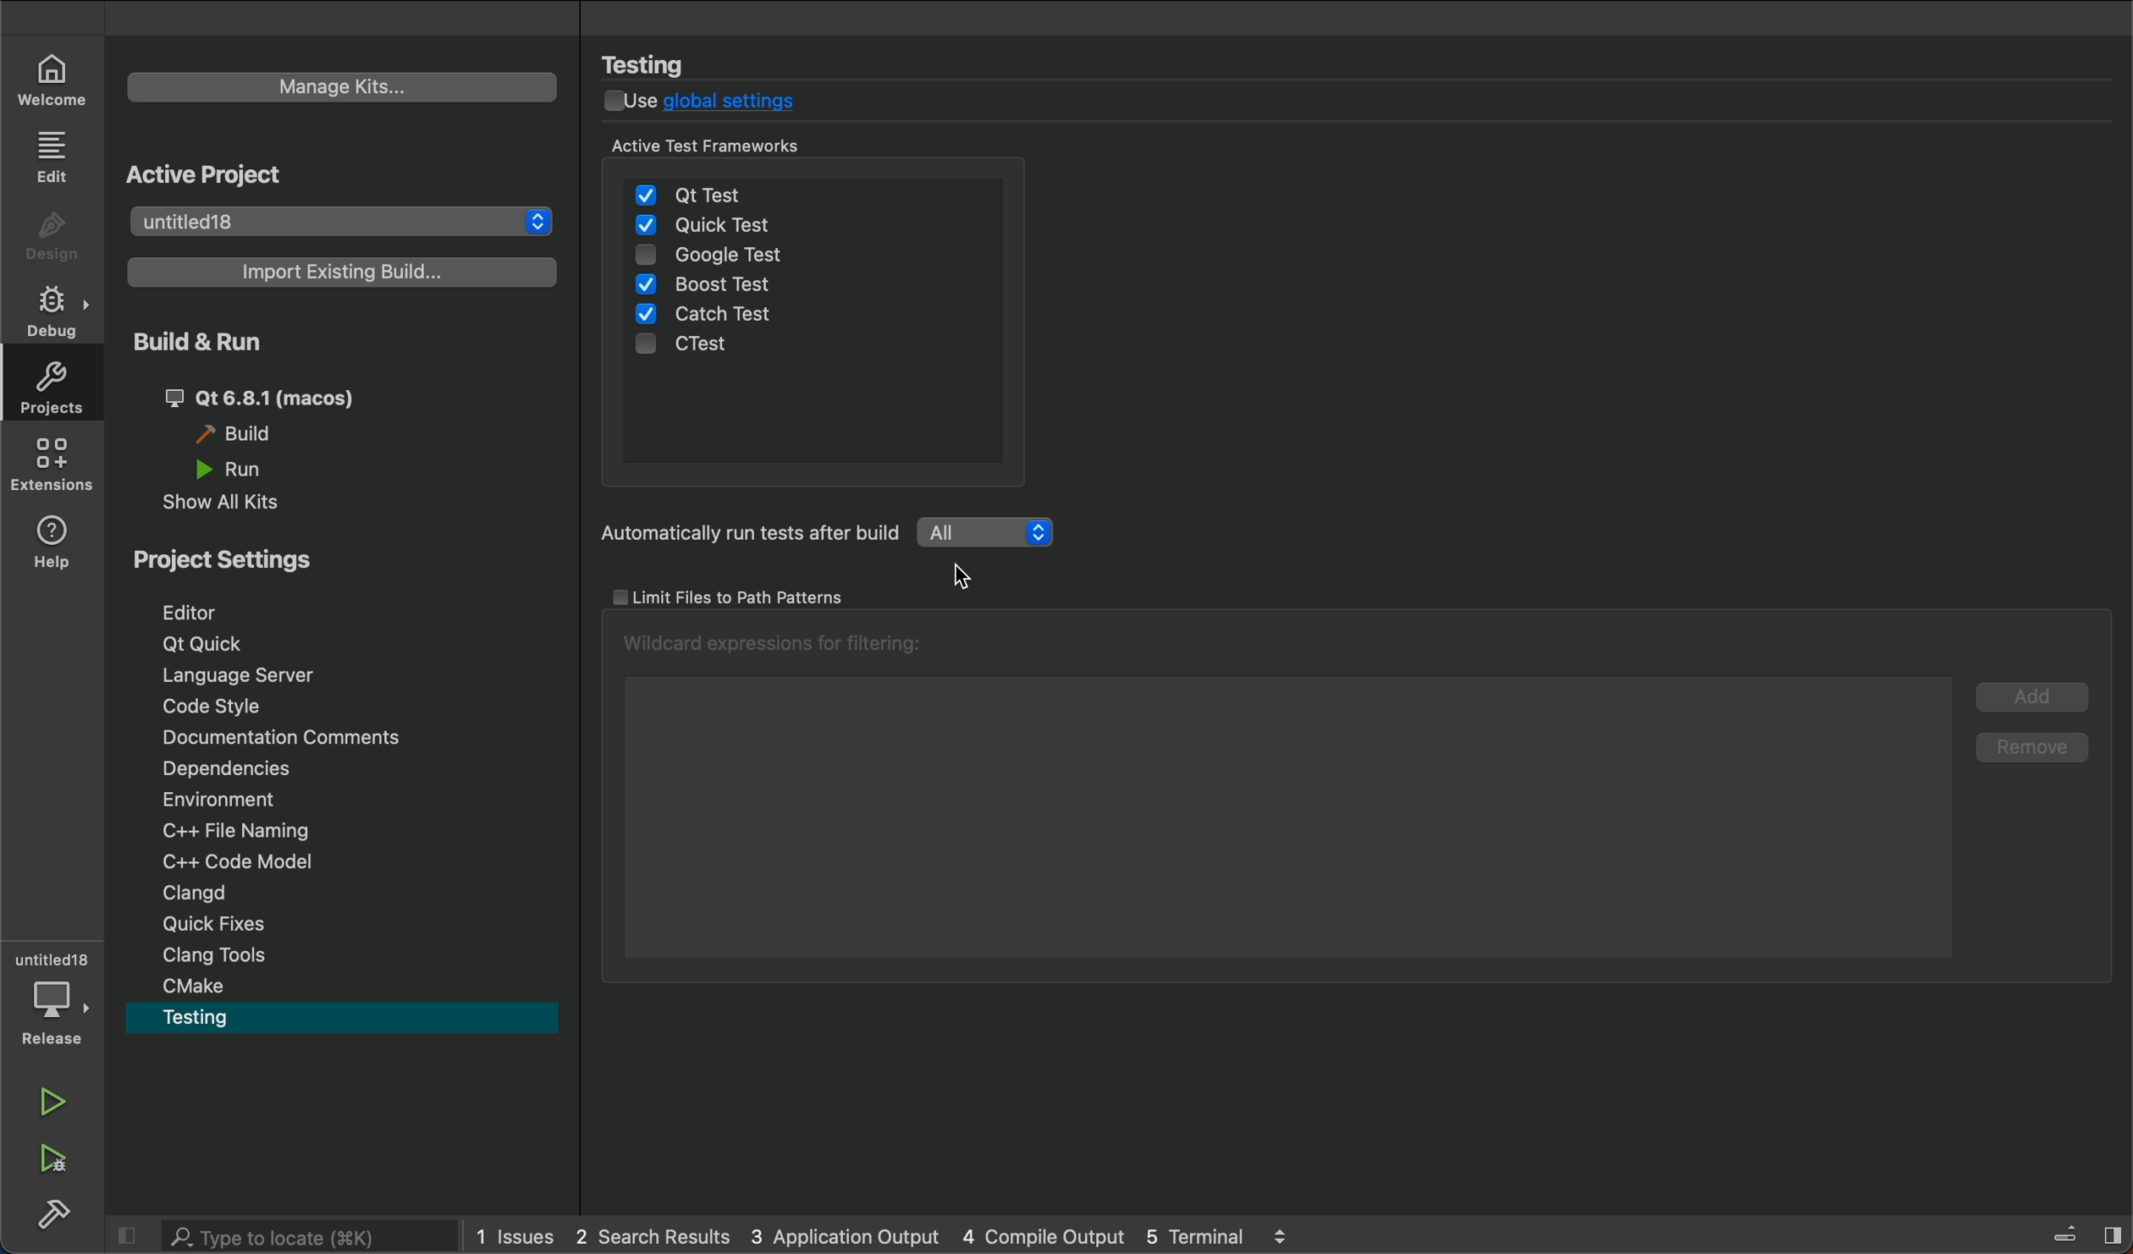 The height and width of the screenshot is (1254, 2133). I want to click on close, so click(126, 1235).